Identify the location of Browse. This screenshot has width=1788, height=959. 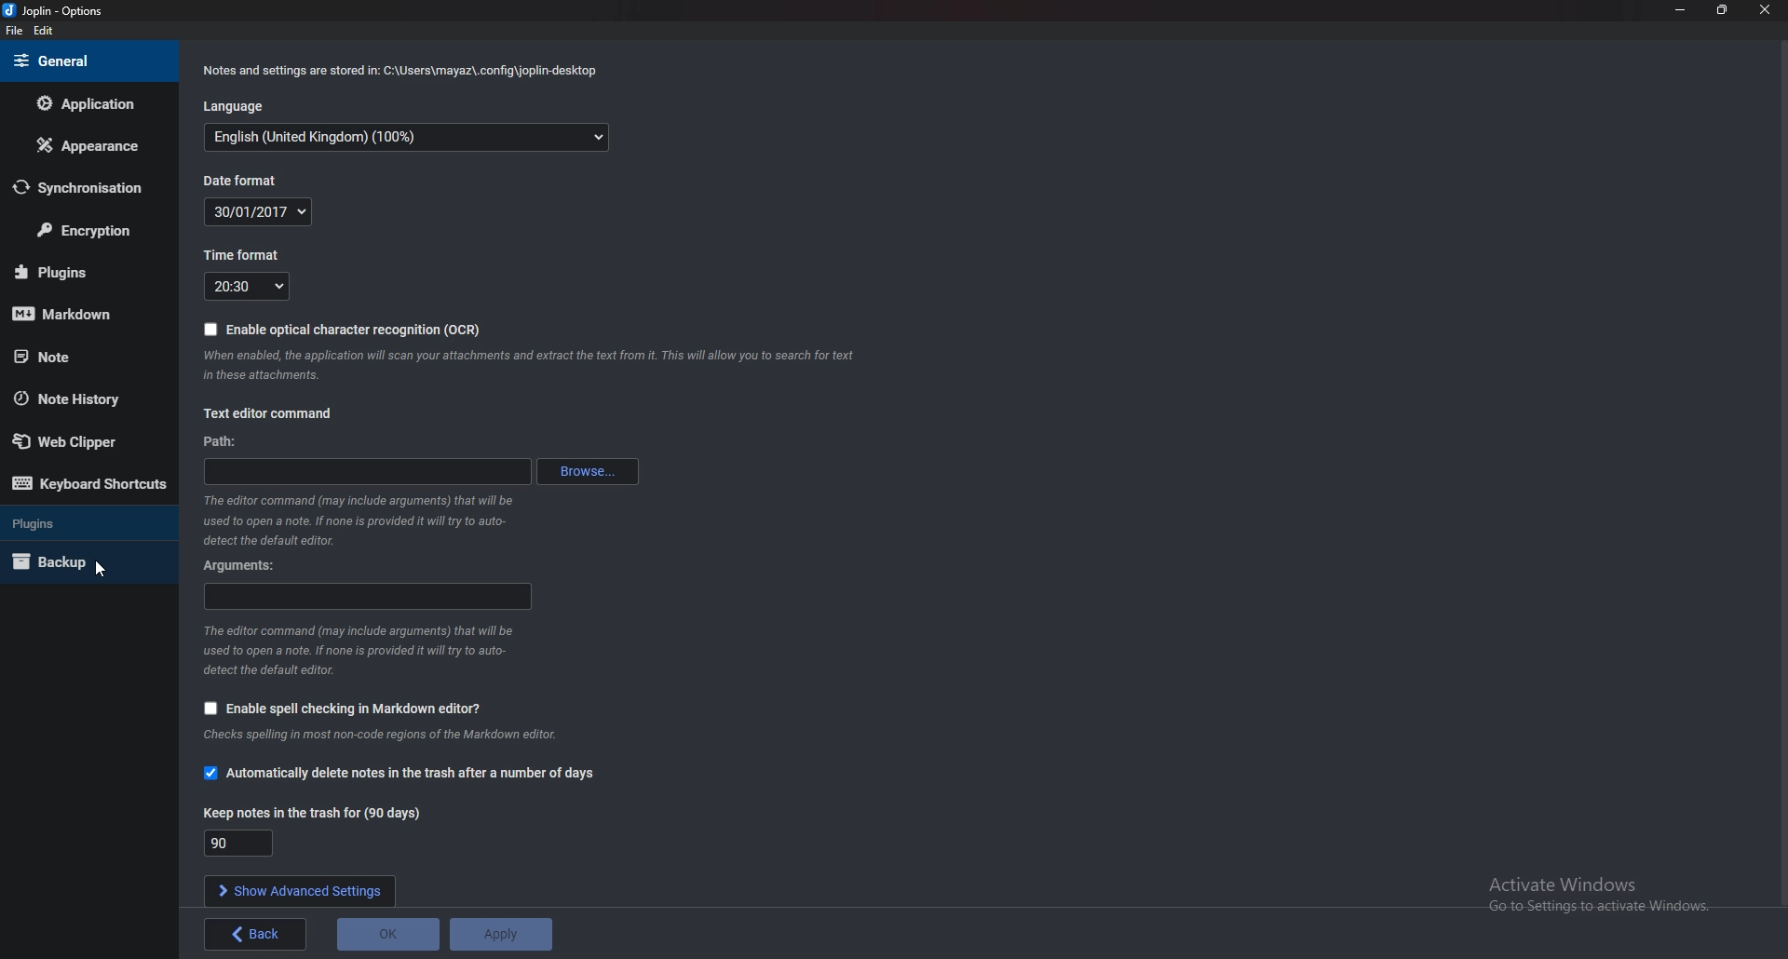
(592, 471).